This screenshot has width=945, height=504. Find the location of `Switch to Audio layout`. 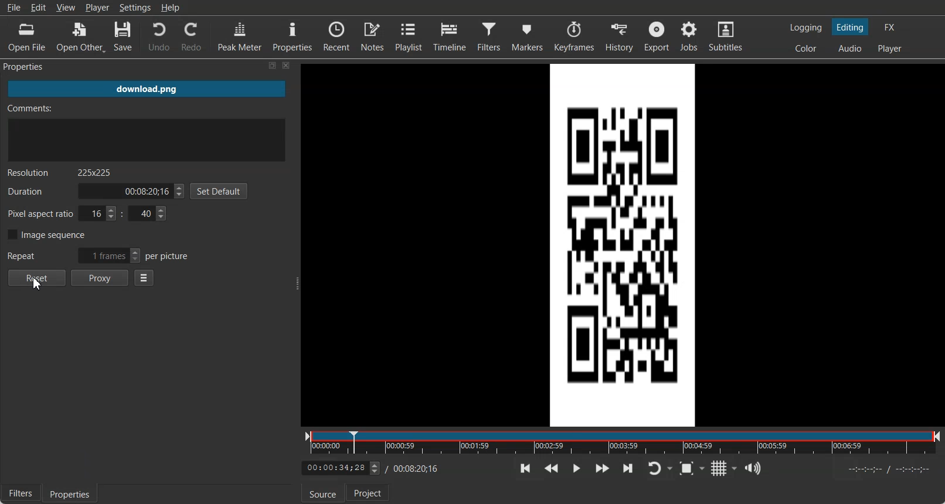

Switch to Audio layout is located at coordinates (851, 48).